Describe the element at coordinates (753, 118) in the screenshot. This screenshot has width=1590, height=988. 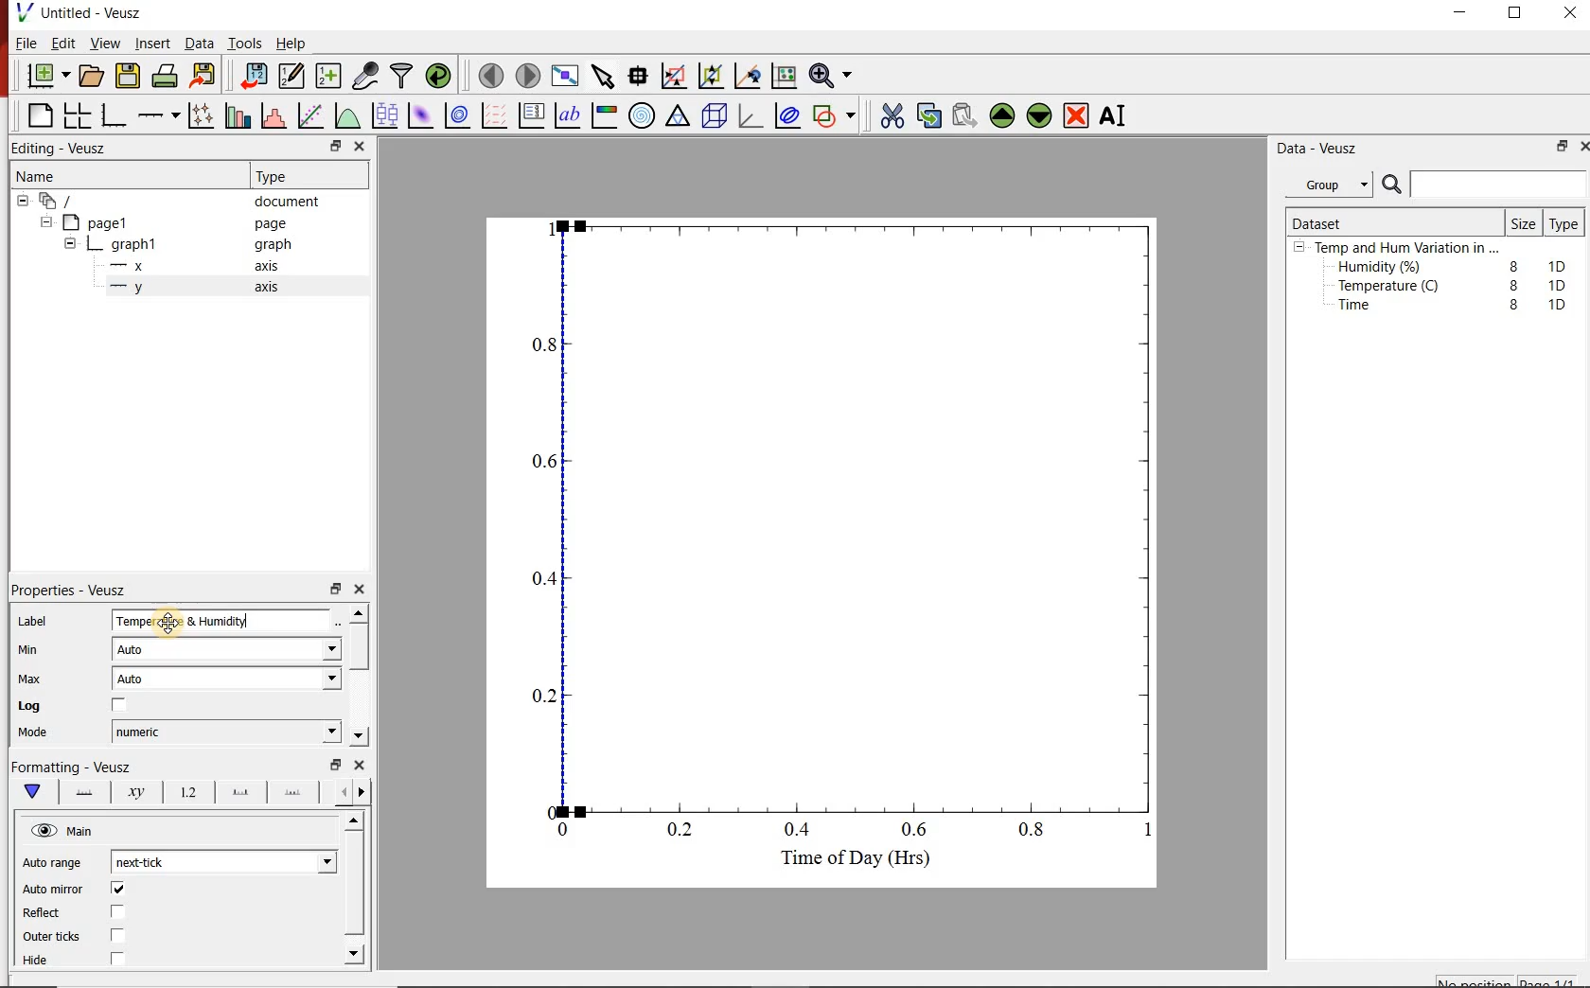
I see `3d graph` at that location.